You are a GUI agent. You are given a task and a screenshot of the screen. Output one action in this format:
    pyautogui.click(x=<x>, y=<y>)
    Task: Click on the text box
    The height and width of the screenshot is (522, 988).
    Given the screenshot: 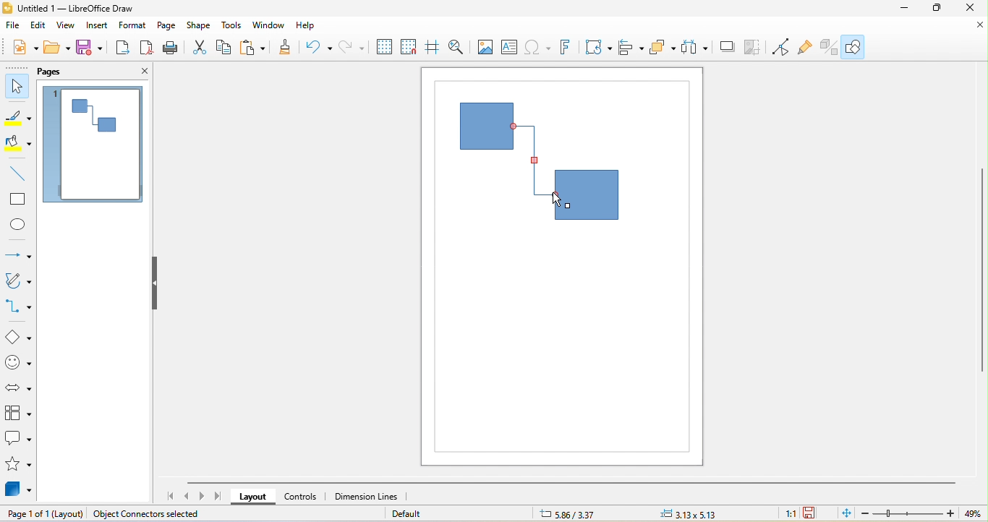 What is the action you would take?
    pyautogui.click(x=509, y=47)
    